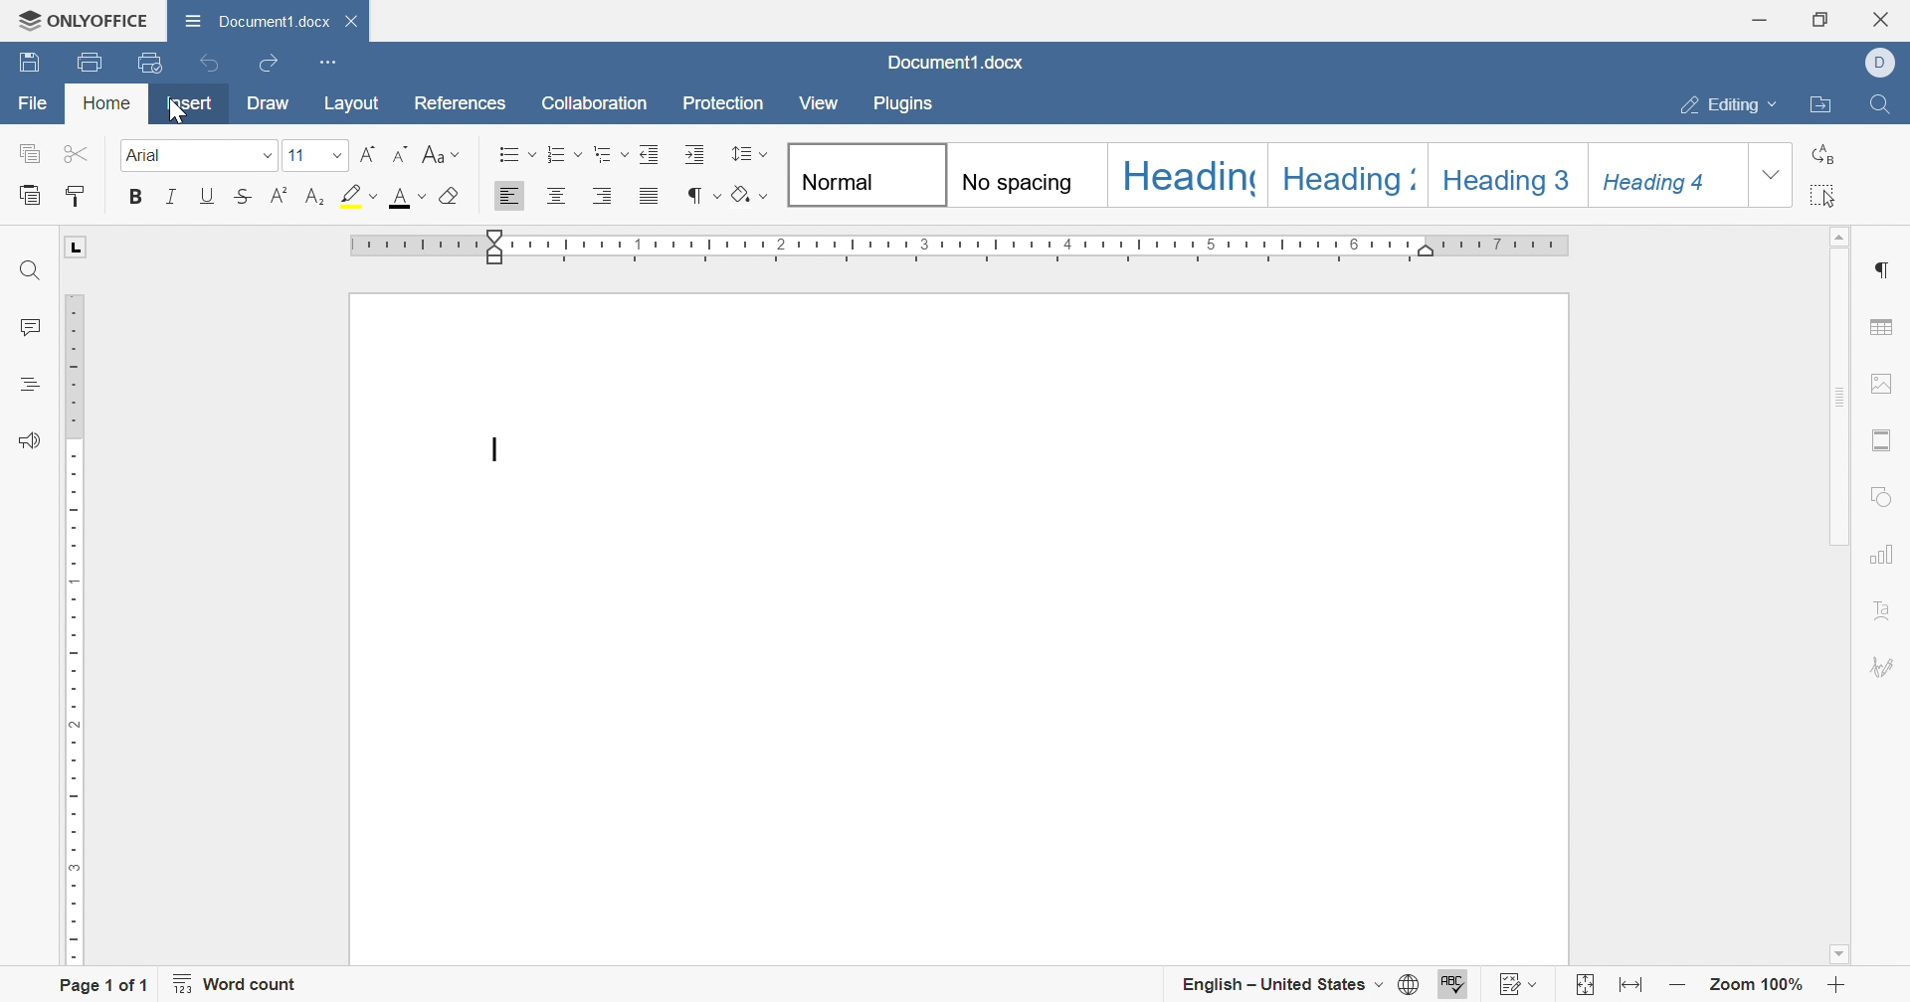 The width and height of the screenshot is (1910, 1002). I want to click on Insert, so click(190, 103).